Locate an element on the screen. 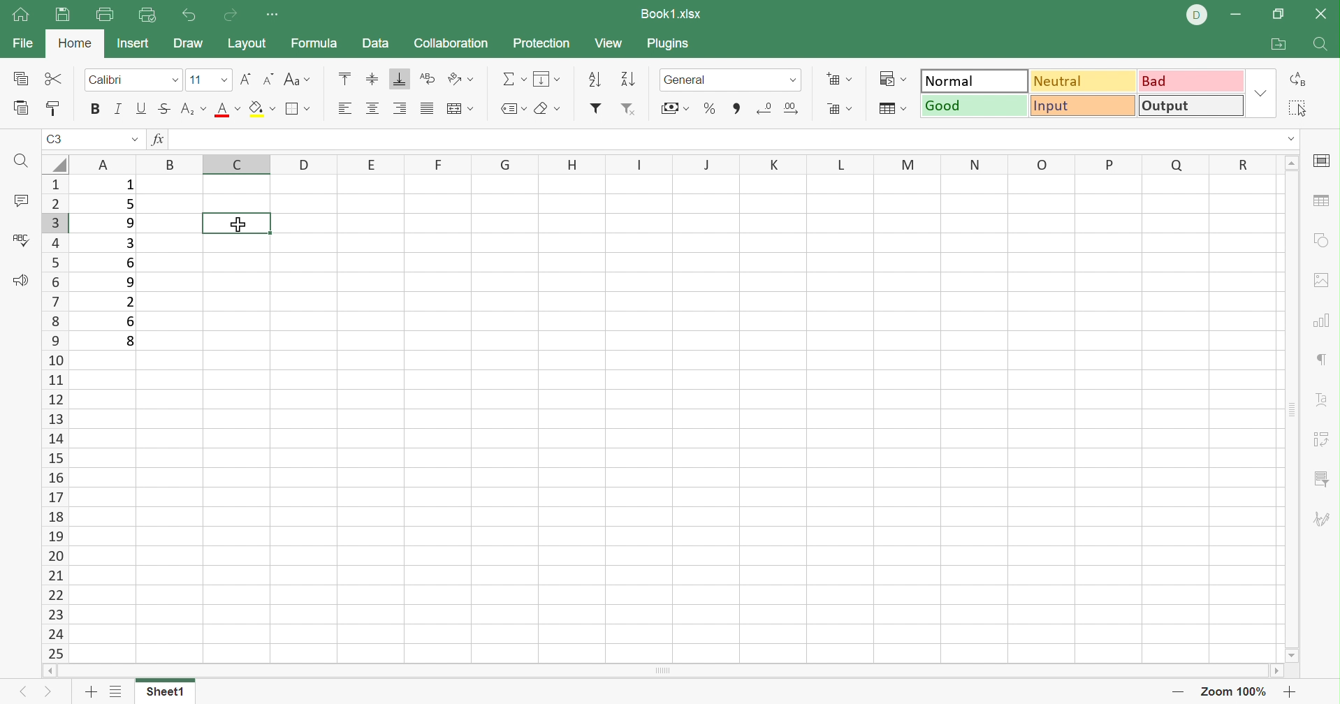 This screenshot has height=704, width=1340. Good is located at coordinates (974, 105).